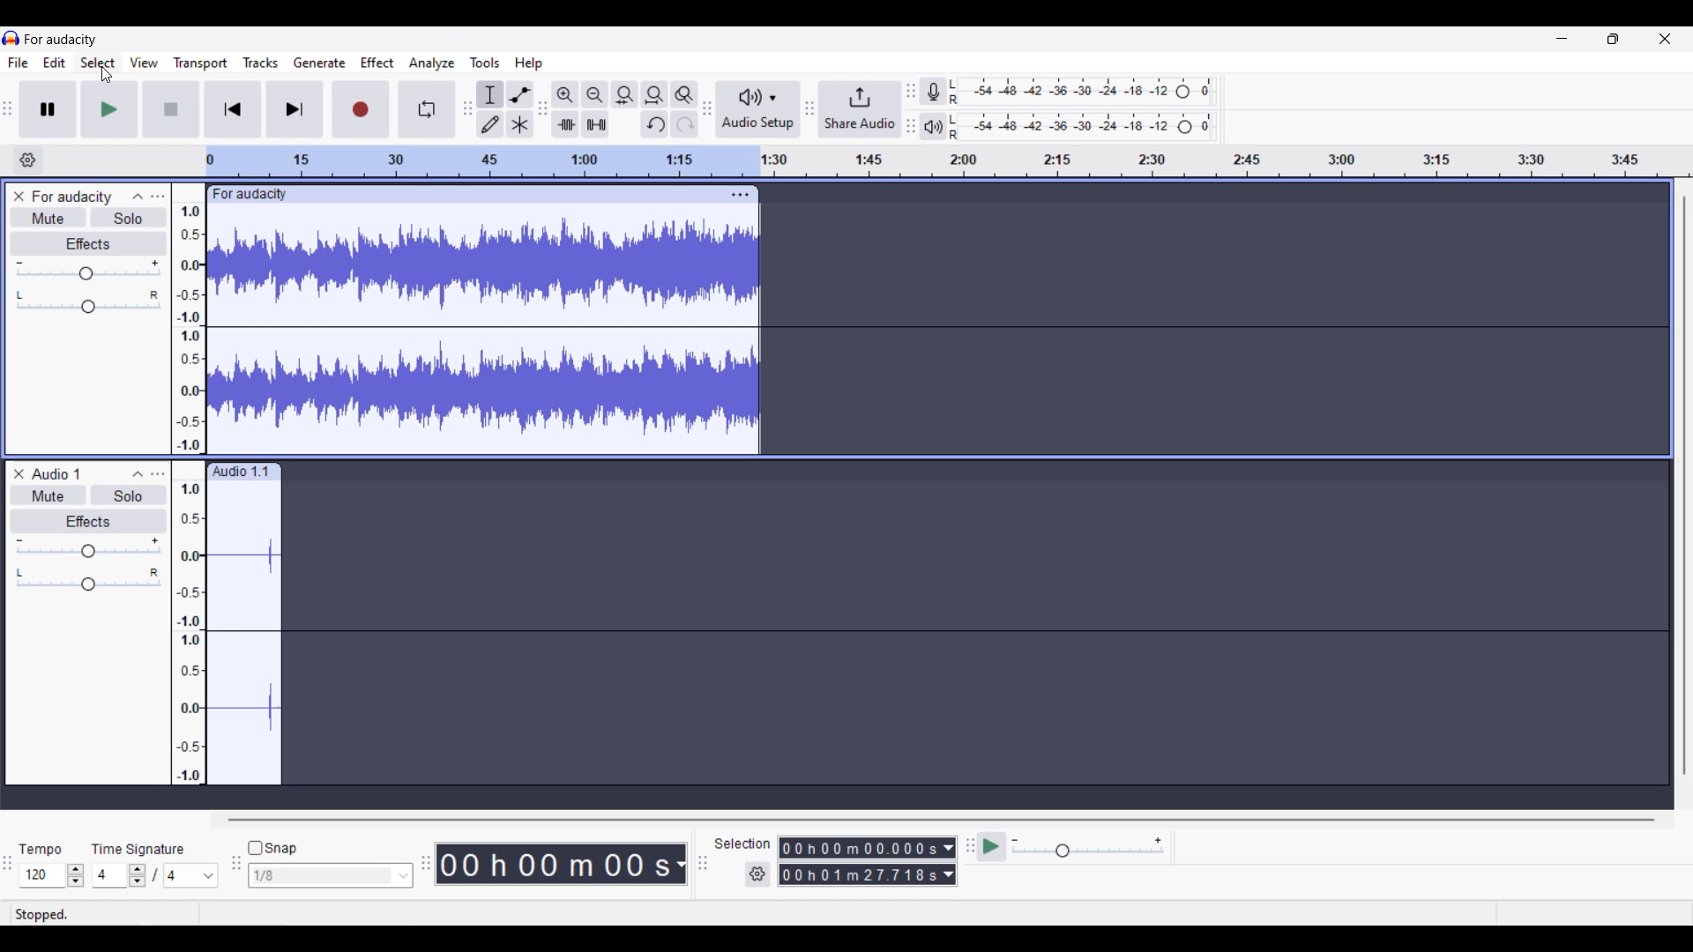  I want to click on Solo, so click(130, 218).